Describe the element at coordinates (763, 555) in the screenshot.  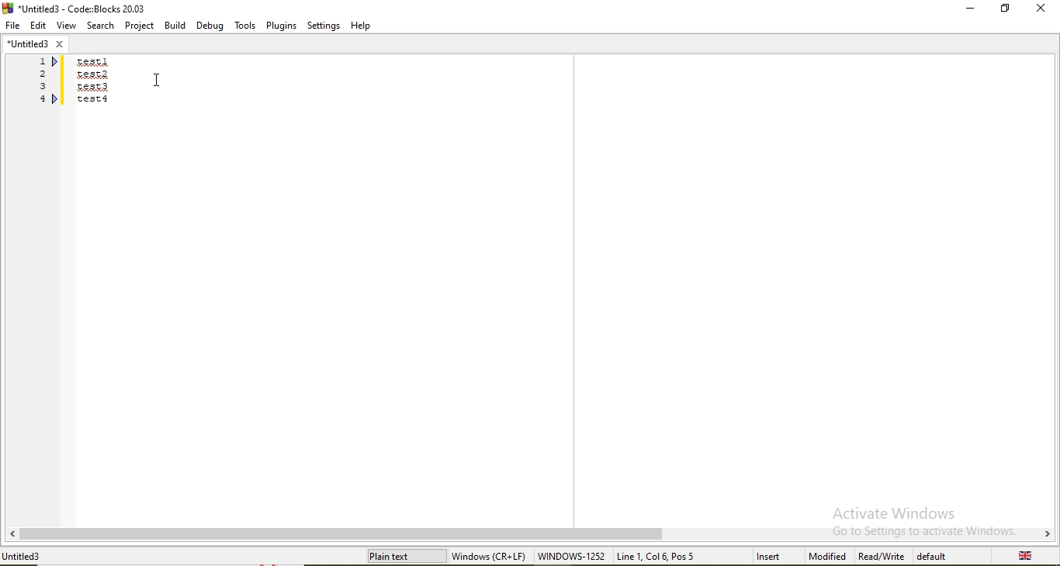
I see `insert` at that location.